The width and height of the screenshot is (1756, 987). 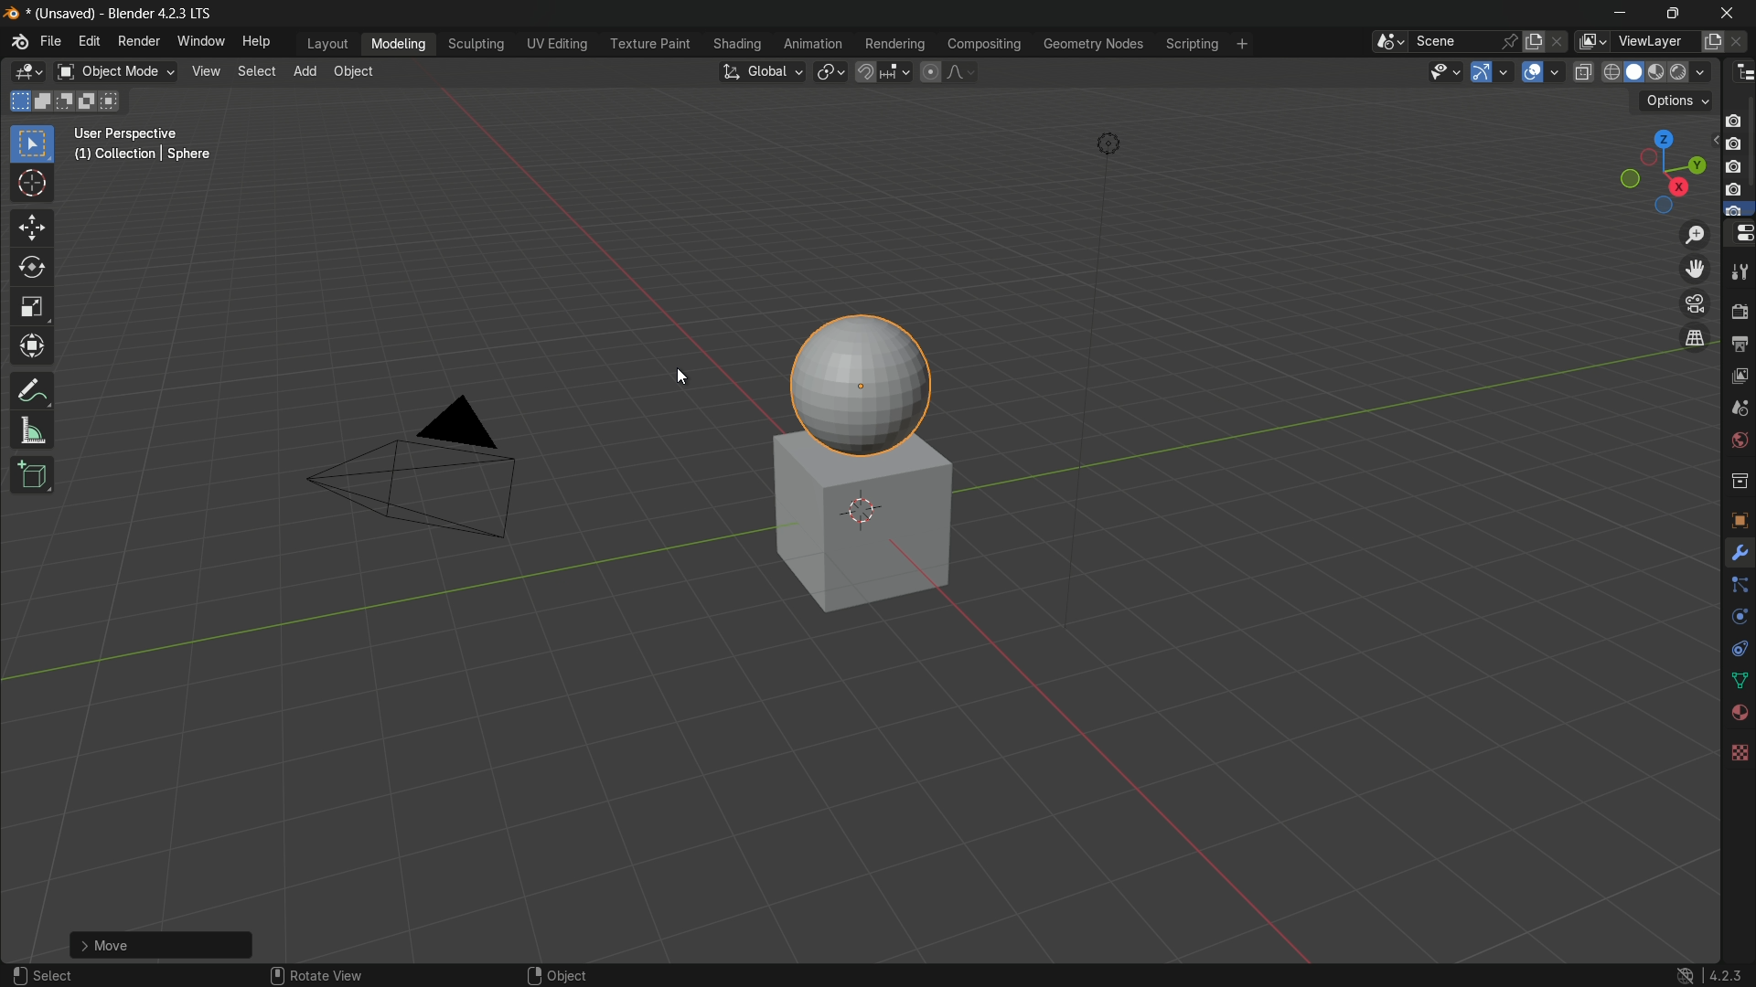 What do you see at coordinates (1735, 586) in the screenshot?
I see `Constraints Tab` at bounding box center [1735, 586].